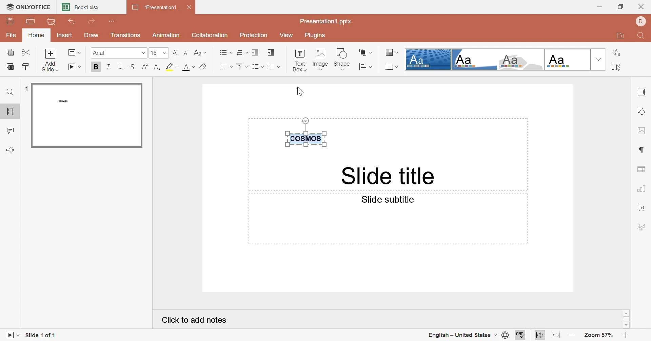 This screenshot has width=651, height=341. What do you see at coordinates (97, 67) in the screenshot?
I see `Bold` at bounding box center [97, 67].